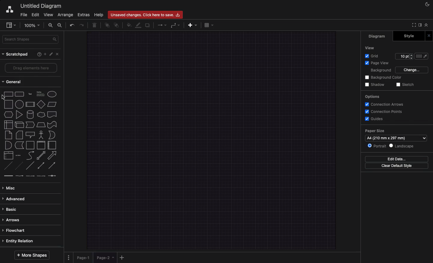  I want to click on circle, so click(19, 104).